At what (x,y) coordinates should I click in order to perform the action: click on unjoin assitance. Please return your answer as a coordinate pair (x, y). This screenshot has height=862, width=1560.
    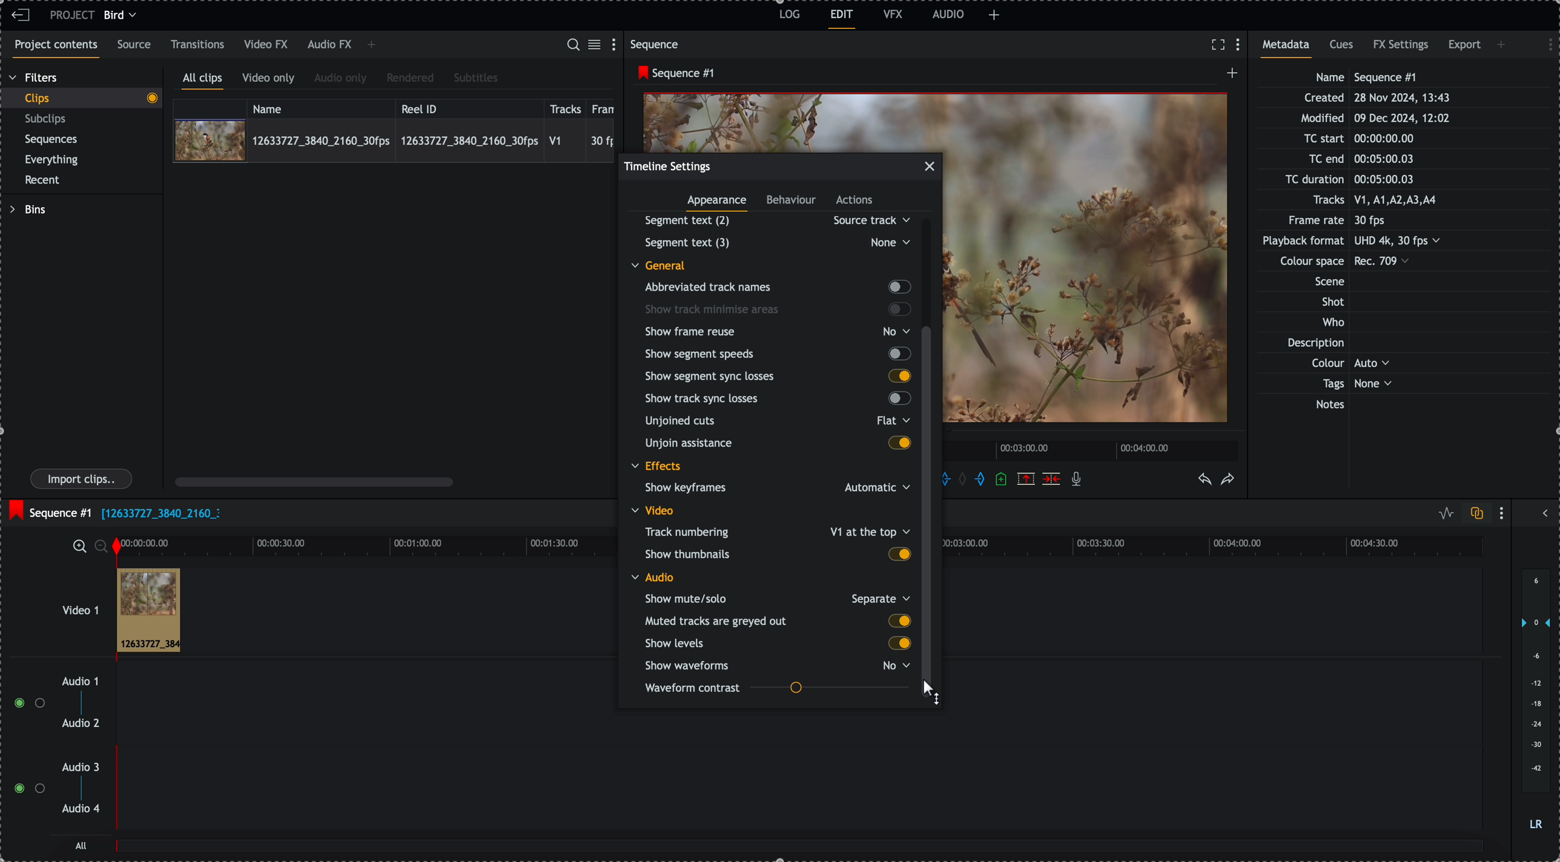
    Looking at the image, I should click on (778, 444).